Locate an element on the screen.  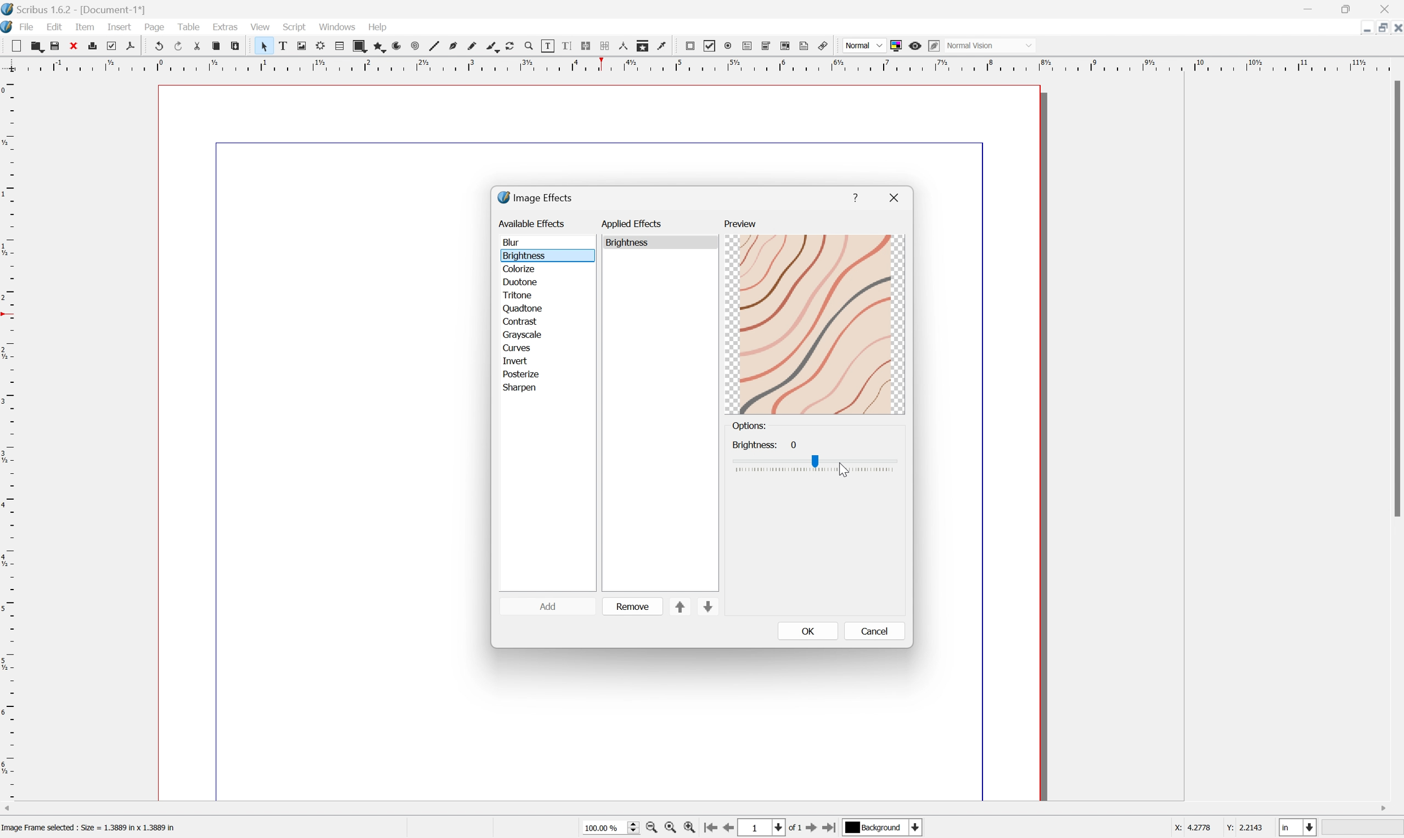
PDF checkbox is located at coordinates (711, 47).